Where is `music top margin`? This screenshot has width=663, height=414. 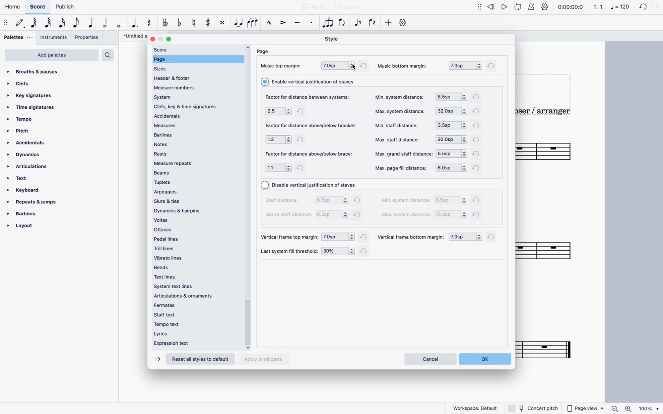 music top margin is located at coordinates (284, 66).